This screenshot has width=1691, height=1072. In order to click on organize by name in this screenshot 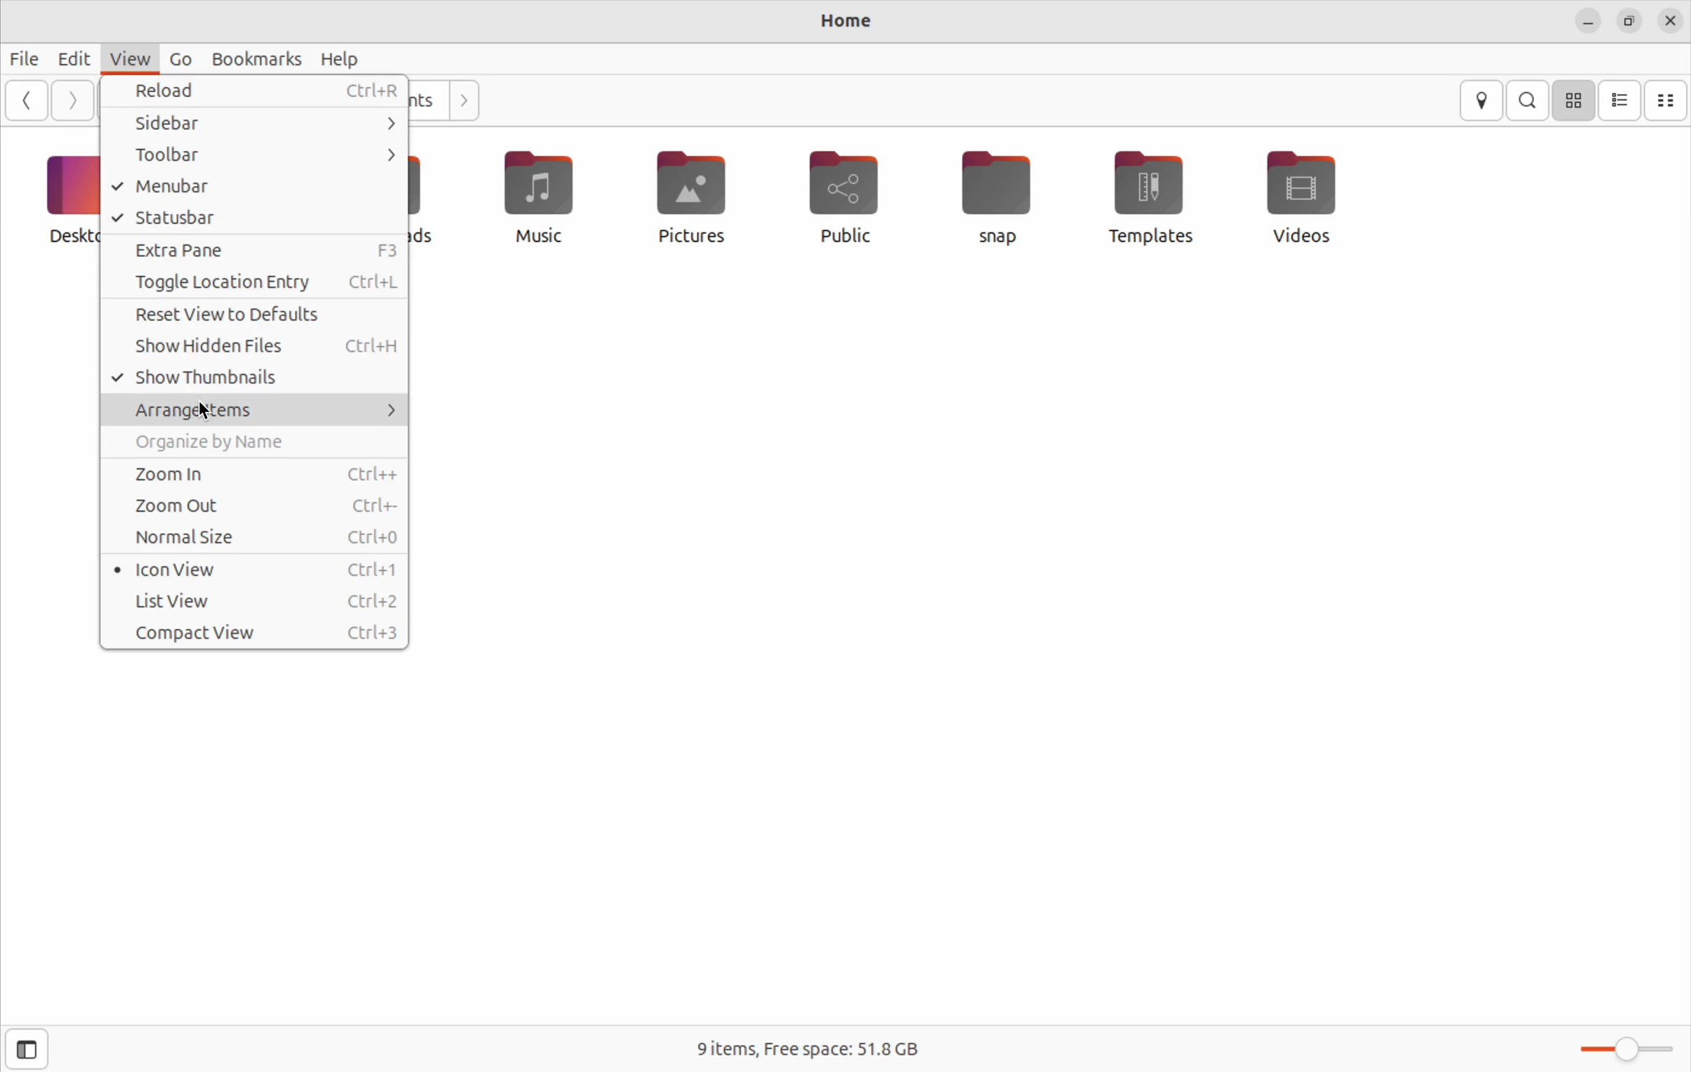, I will do `click(246, 444)`.